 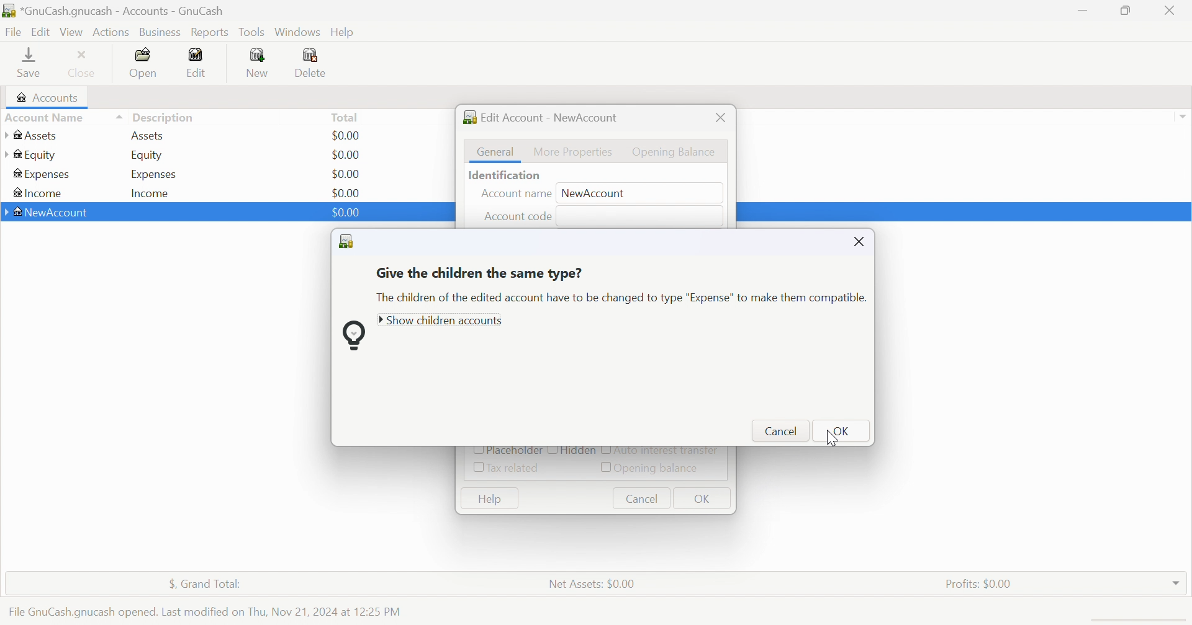 What do you see at coordinates (1170, 10) in the screenshot?
I see `Close` at bounding box center [1170, 10].